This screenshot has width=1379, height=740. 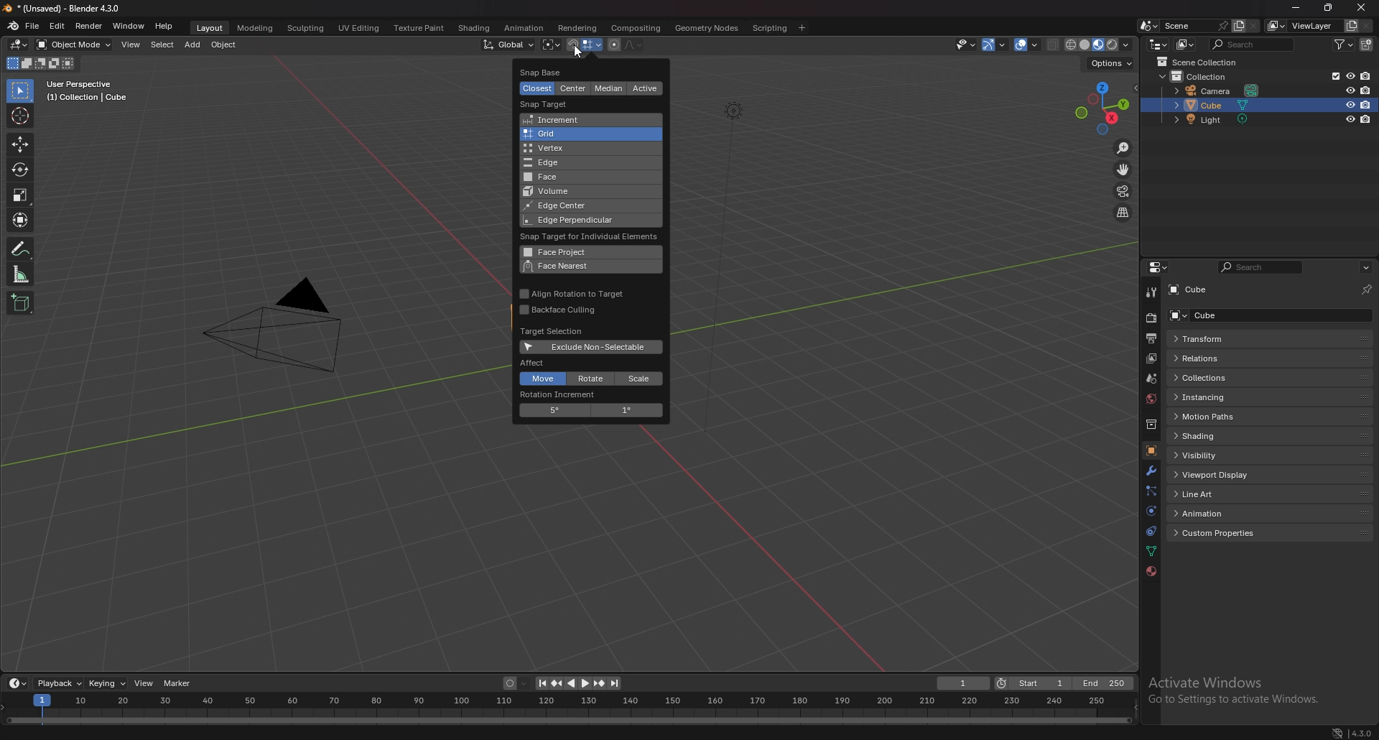 What do you see at coordinates (1151, 399) in the screenshot?
I see `world` at bounding box center [1151, 399].